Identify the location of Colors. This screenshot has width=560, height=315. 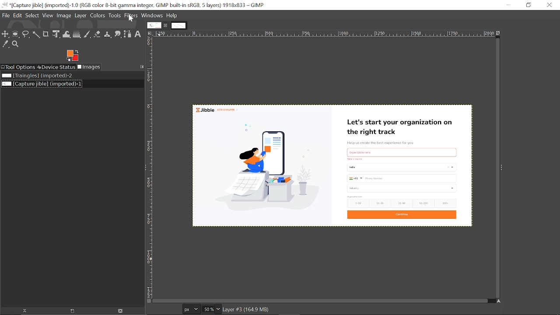
(97, 15).